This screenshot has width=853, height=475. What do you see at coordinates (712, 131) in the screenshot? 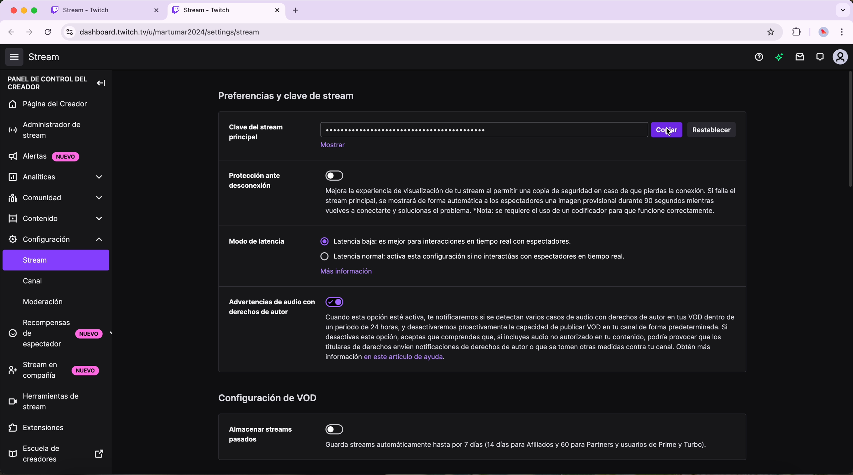
I see `reset button` at bounding box center [712, 131].